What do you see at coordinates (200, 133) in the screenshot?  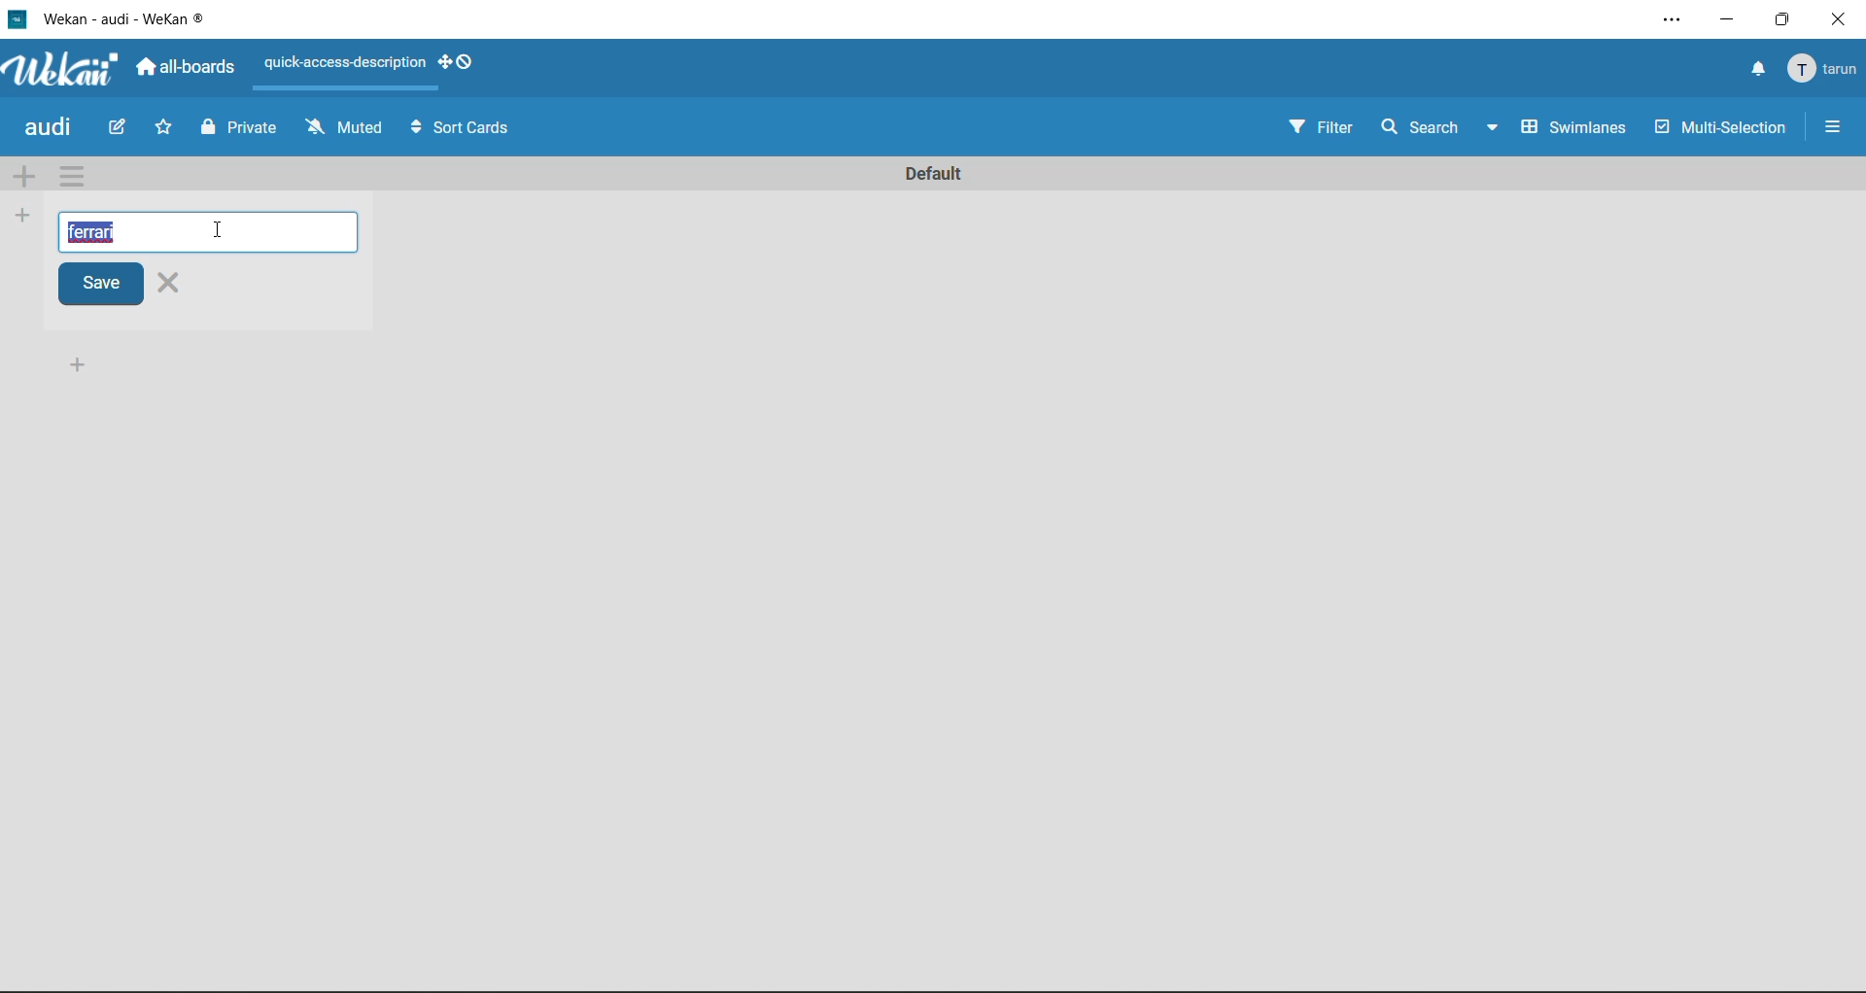 I see `Private` at bounding box center [200, 133].